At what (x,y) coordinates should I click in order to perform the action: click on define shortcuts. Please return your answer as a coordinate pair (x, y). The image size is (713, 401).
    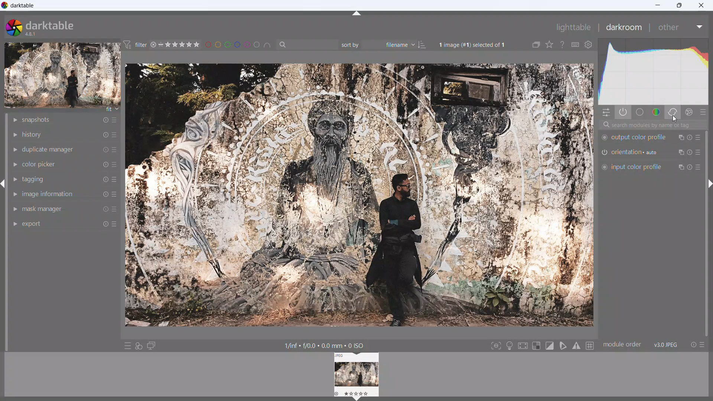
    Looking at the image, I should click on (575, 45).